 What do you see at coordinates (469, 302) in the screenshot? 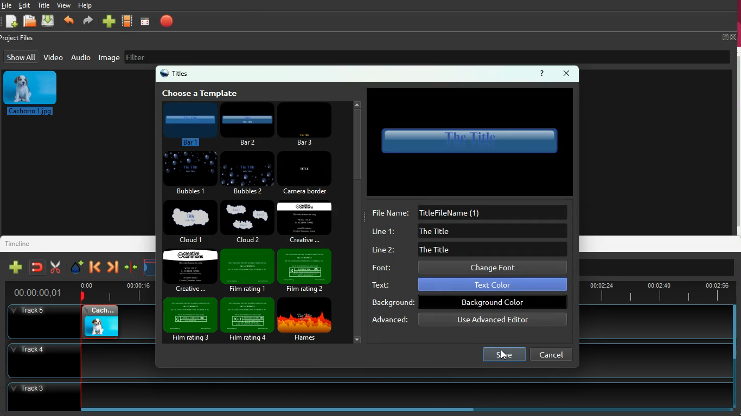
I see `background` at bounding box center [469, 302].